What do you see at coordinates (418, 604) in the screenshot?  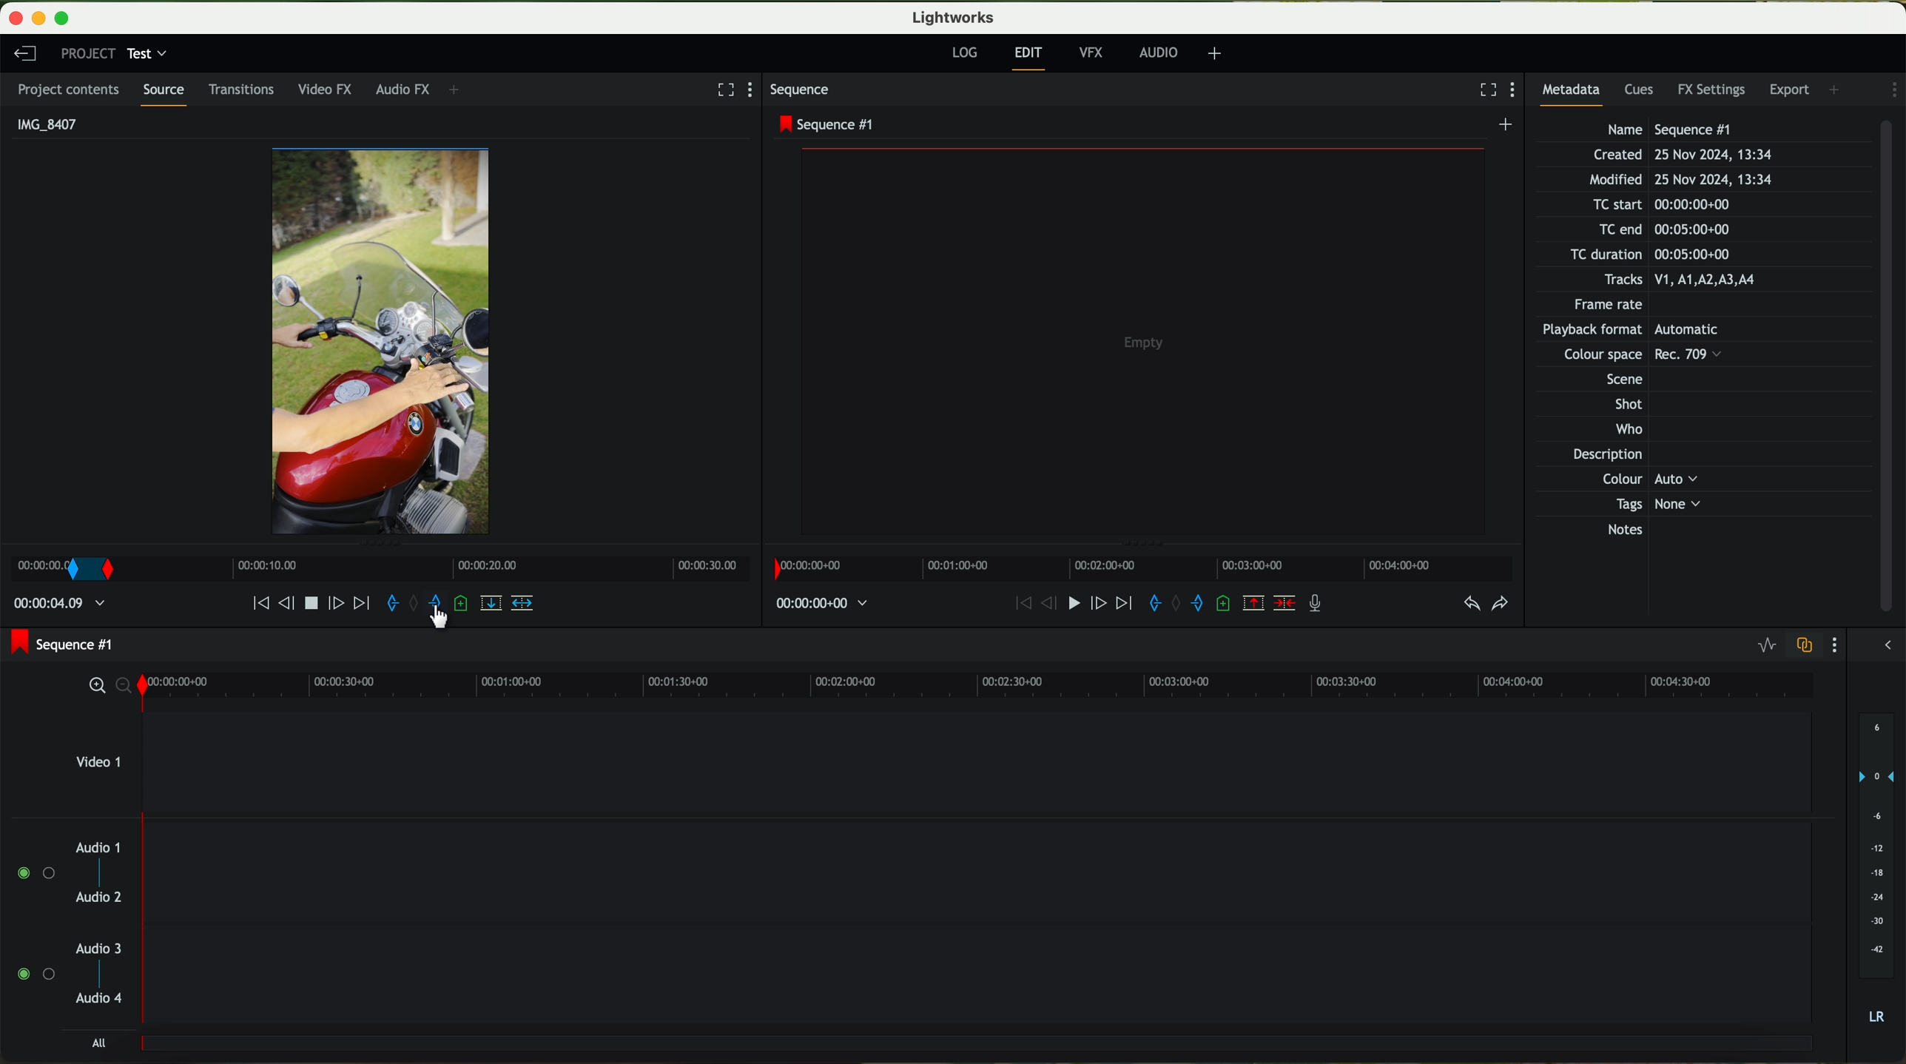 I see `clear marks` at bounding box center [418, 604].